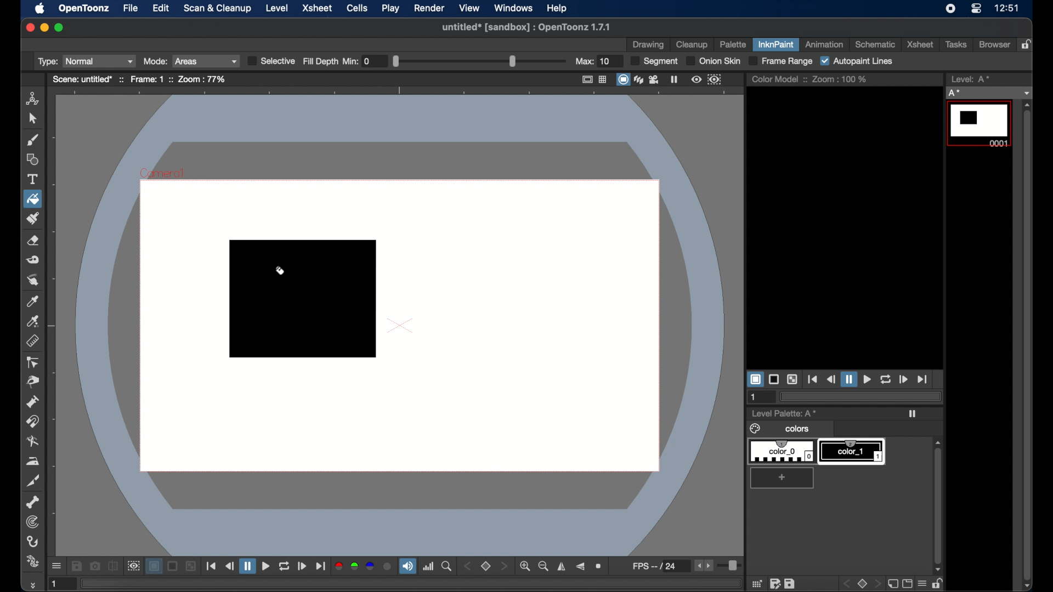 Image resolution: width=1053 pixels, height=592 pixels. Describe the element at coordinates (655, 79) in the screenshot. I see `camera` at that location.